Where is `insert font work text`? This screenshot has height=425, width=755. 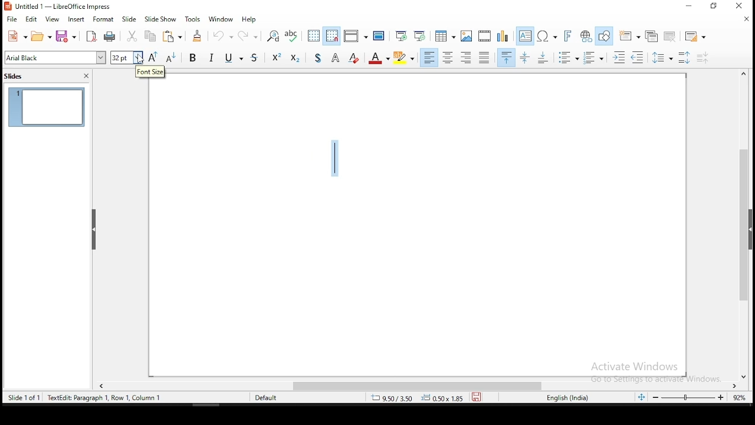 insert font work text is located at coordinates (568, 36).